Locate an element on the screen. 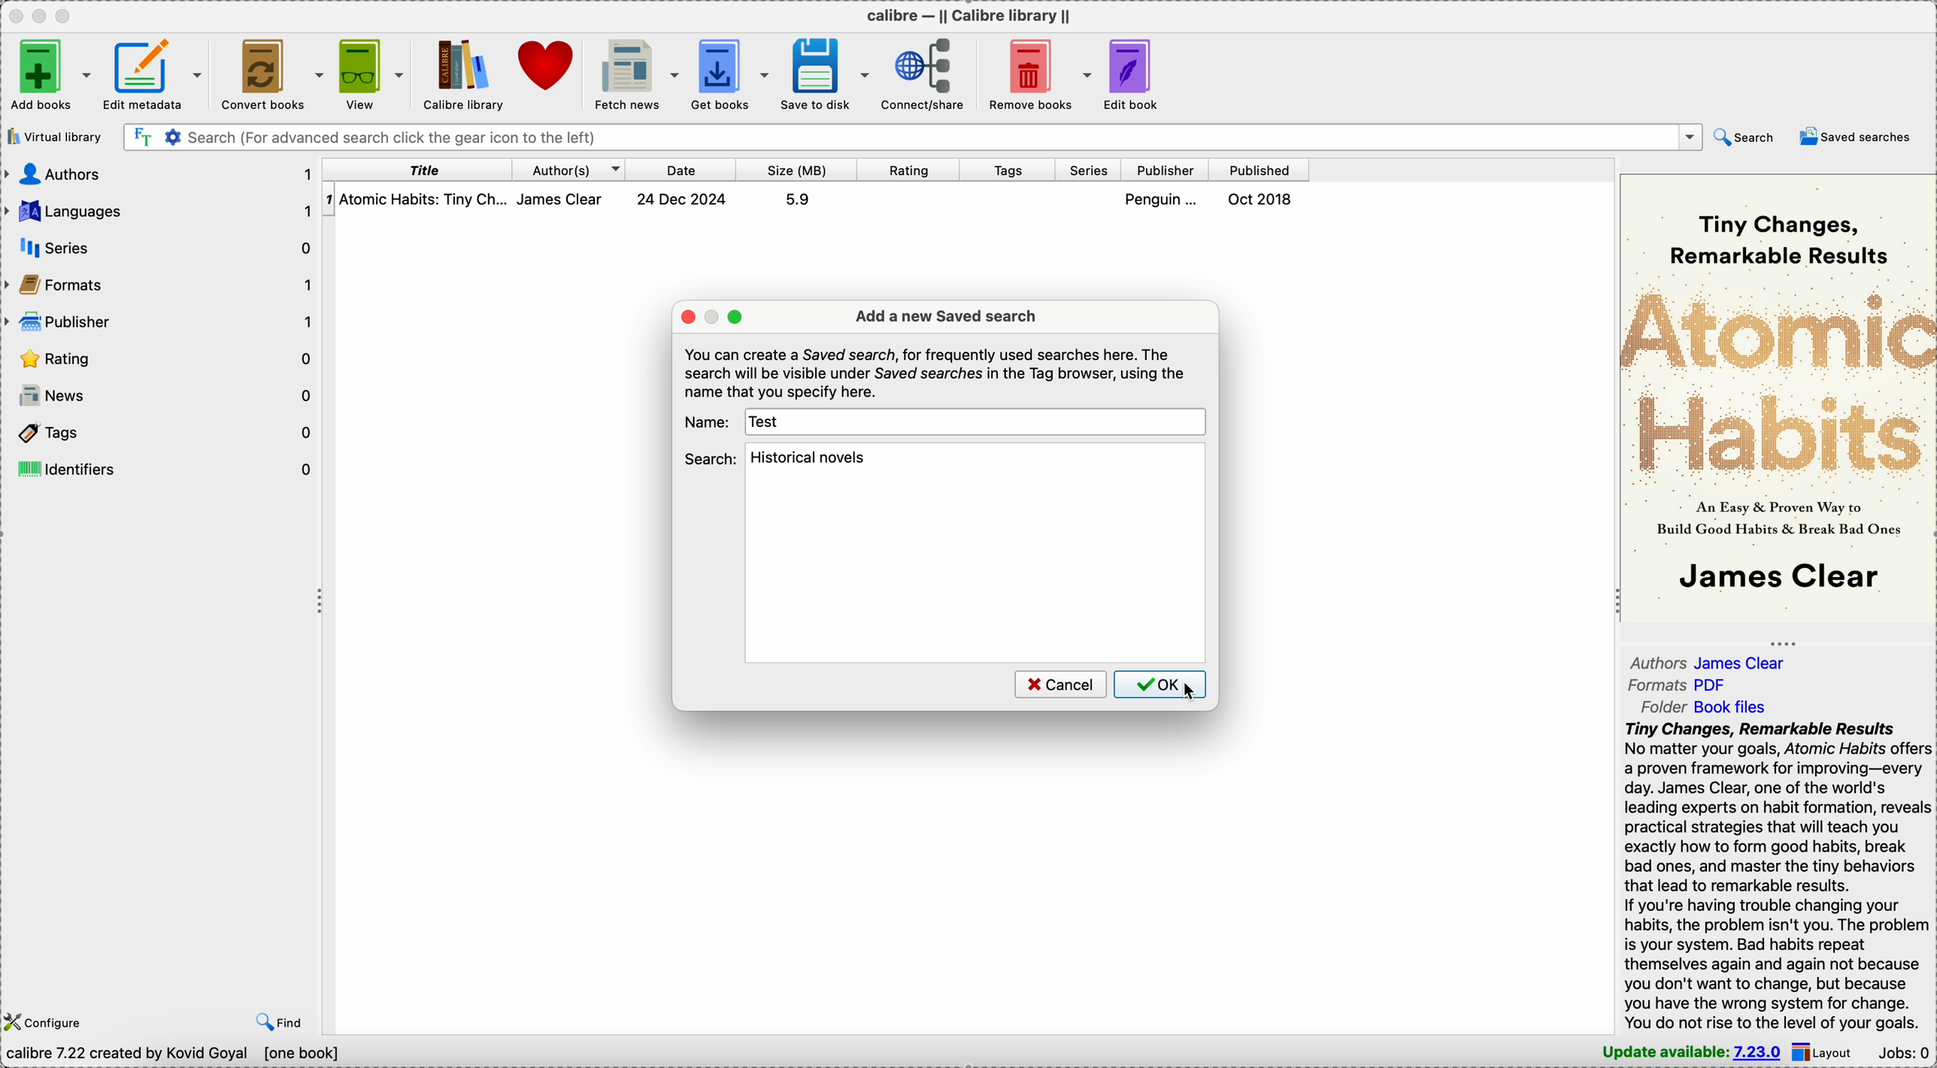 Image resolution: width=1937 pixels, height=1068 pixels. size is located at coordinates (797, 170).